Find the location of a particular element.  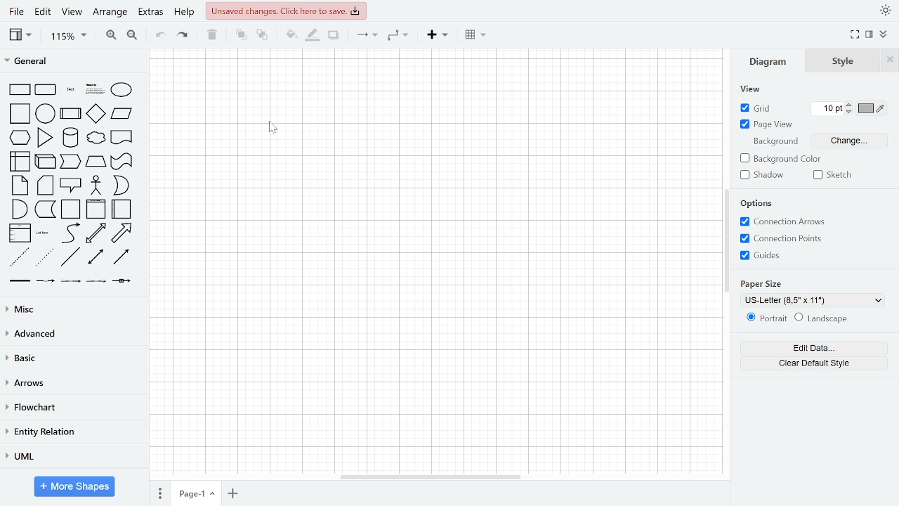

or is located at coordinates (121, 185).